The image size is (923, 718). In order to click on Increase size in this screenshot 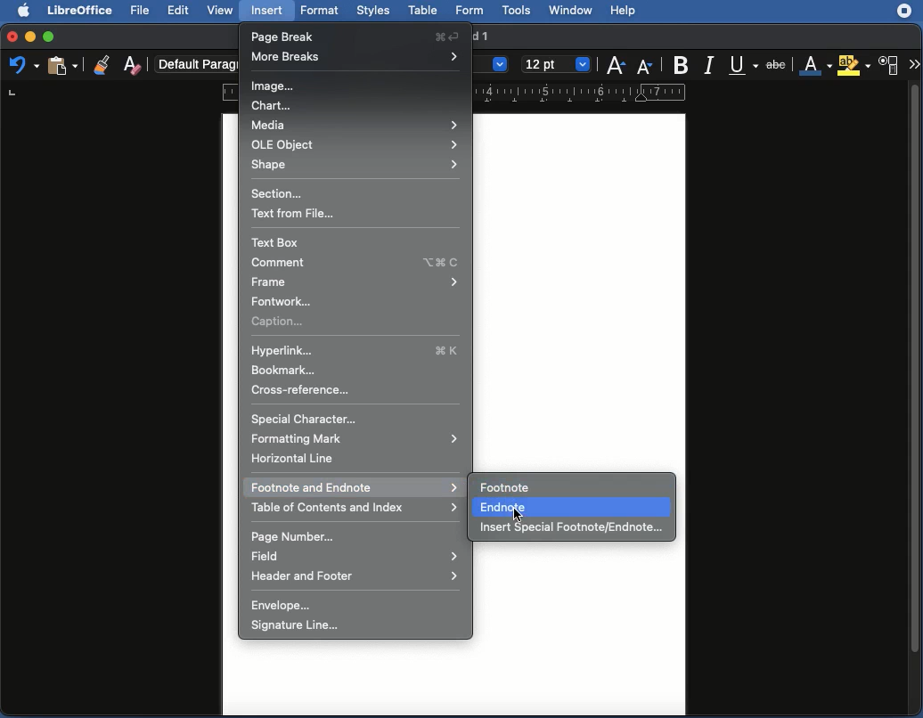, I will do `click(618, 62)`.